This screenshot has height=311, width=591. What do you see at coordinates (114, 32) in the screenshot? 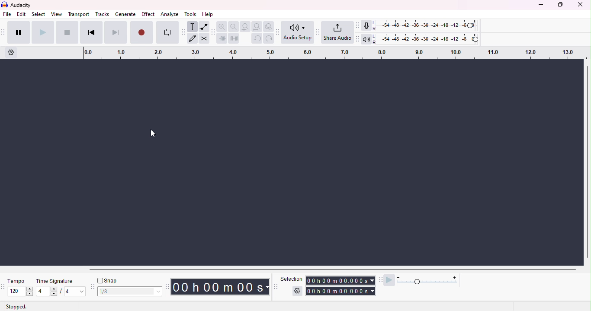
I see `next` at bounding box center [114, 32].